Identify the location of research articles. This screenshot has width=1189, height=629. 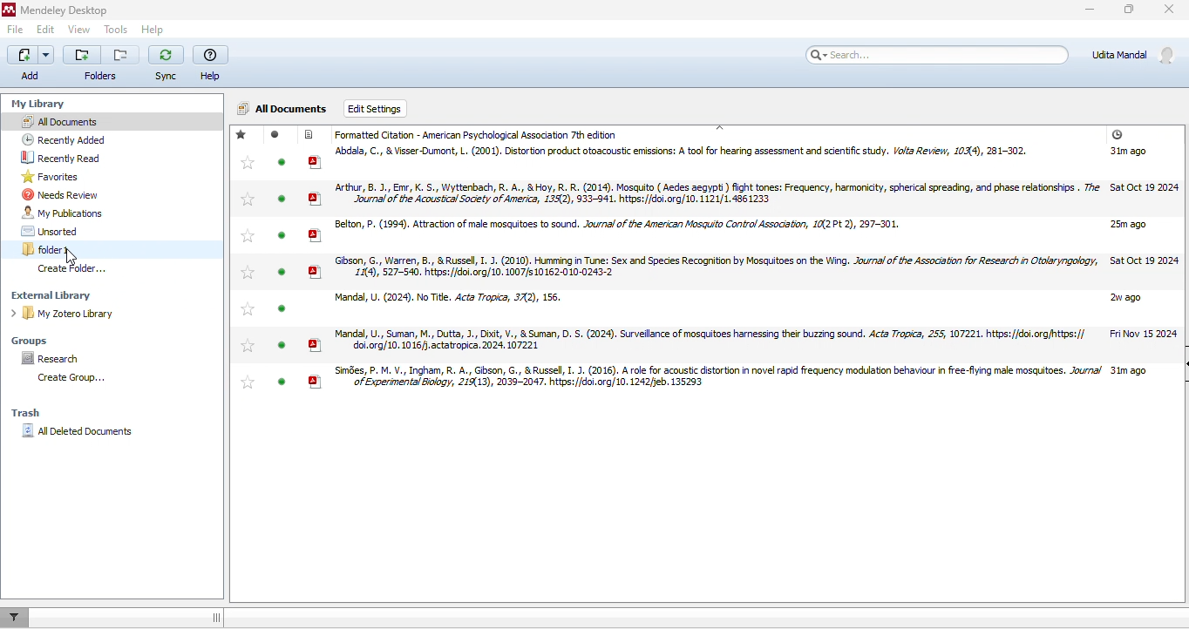
(742, 272).